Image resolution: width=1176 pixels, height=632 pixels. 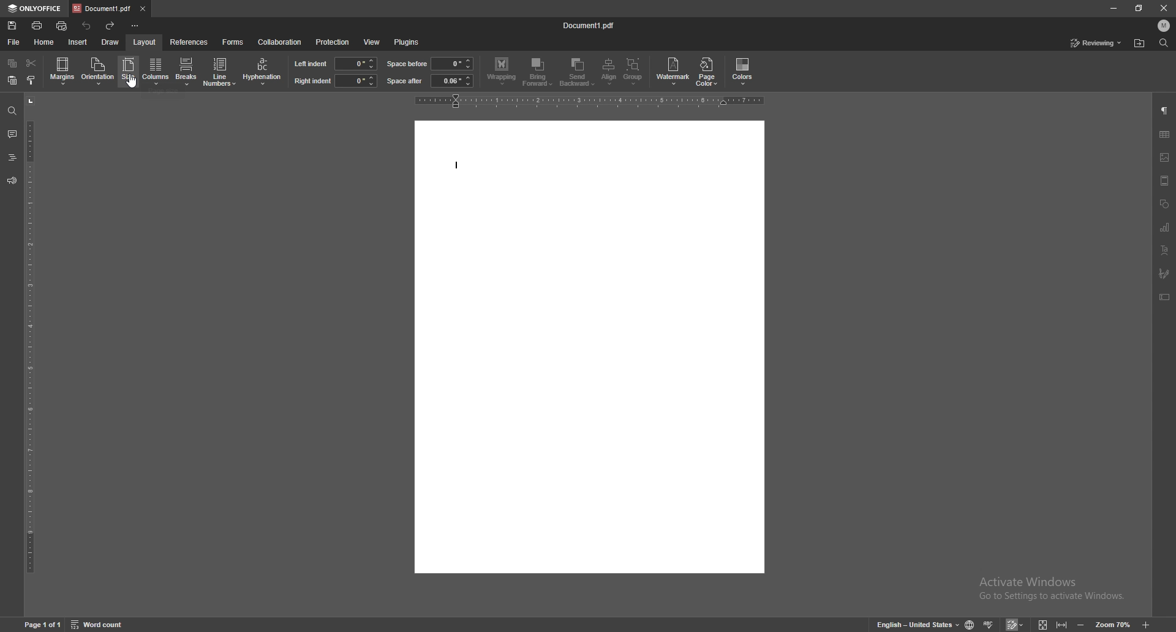 I want to click on columns, so click(x=156, y=72).